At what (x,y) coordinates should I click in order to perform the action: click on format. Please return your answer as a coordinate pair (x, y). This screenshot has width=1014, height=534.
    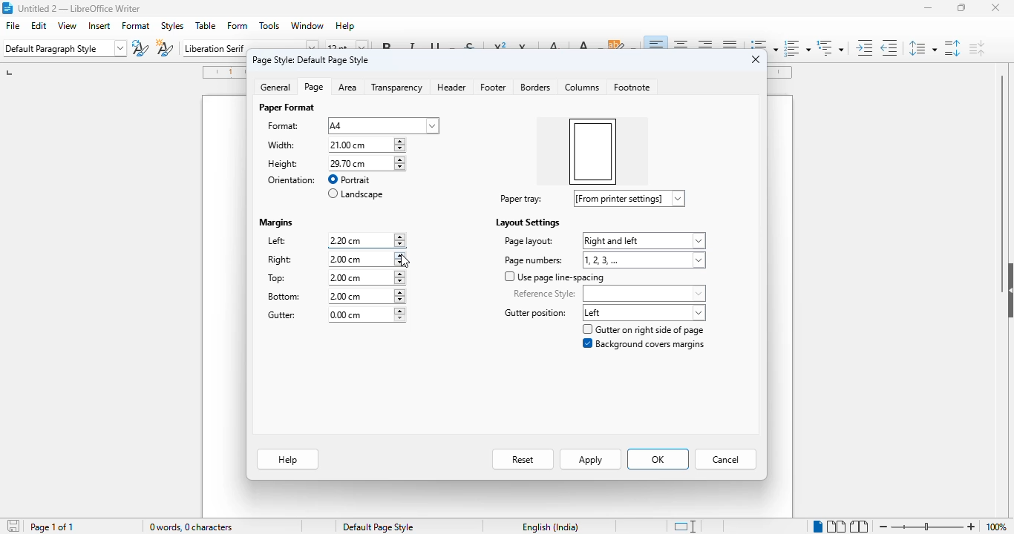
    Looking at the image, I should click on (137, 25).